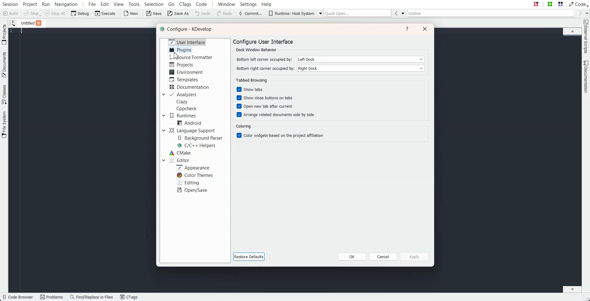  What do you see at coordinates (182, 65) in the screenshot?
I see `Projects` at bounding box center [182, 65].